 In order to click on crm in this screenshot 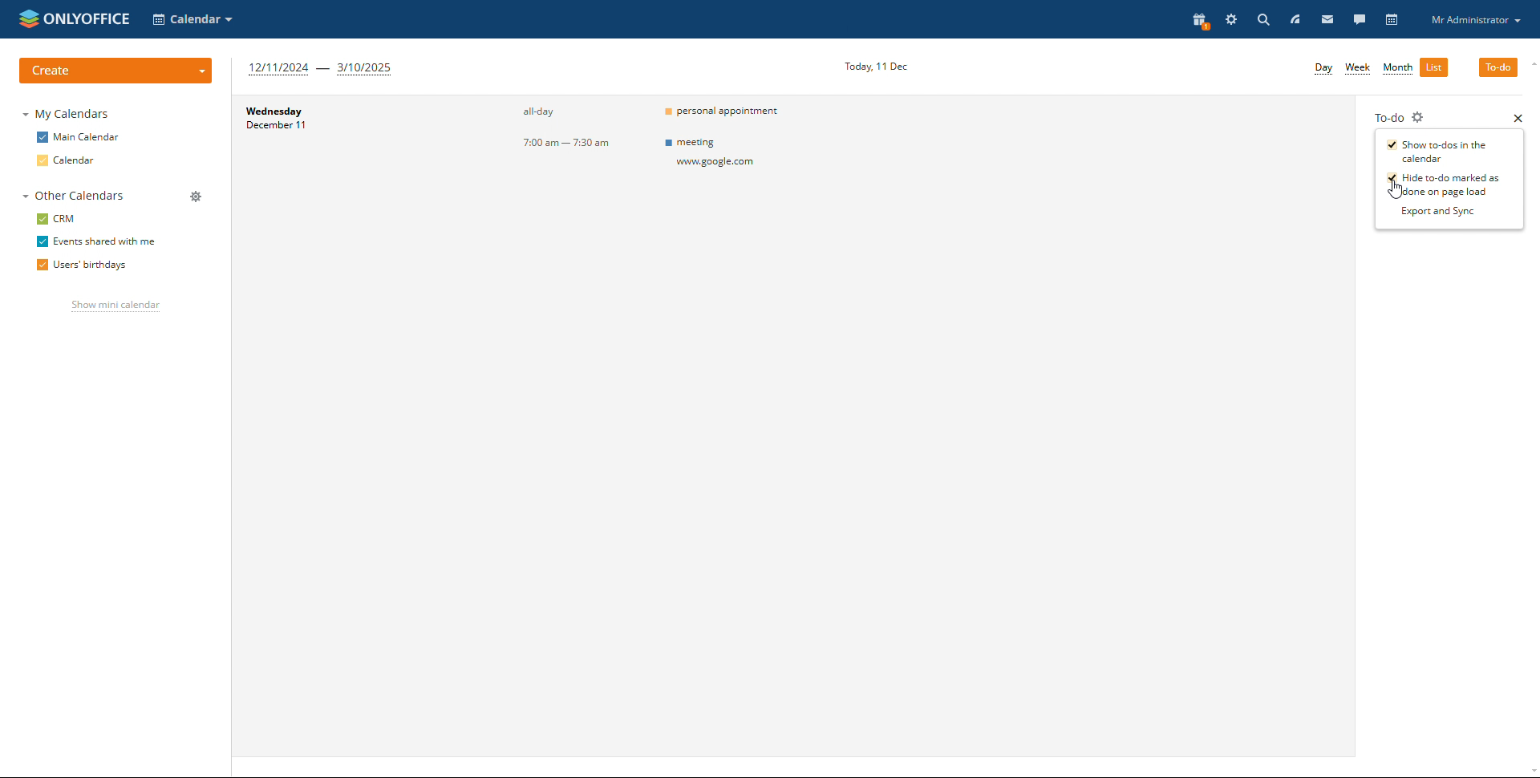, I will do `click(56, 219)`.